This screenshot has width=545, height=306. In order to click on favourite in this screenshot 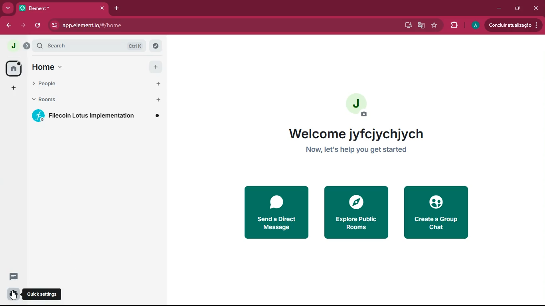, I will do `click(434, 26)`.